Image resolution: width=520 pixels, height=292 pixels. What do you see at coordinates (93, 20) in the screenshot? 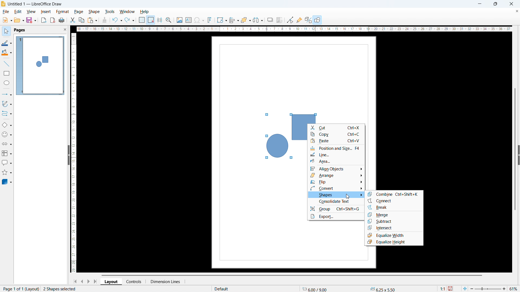
I see `paste` at bounding box center [93, 20].